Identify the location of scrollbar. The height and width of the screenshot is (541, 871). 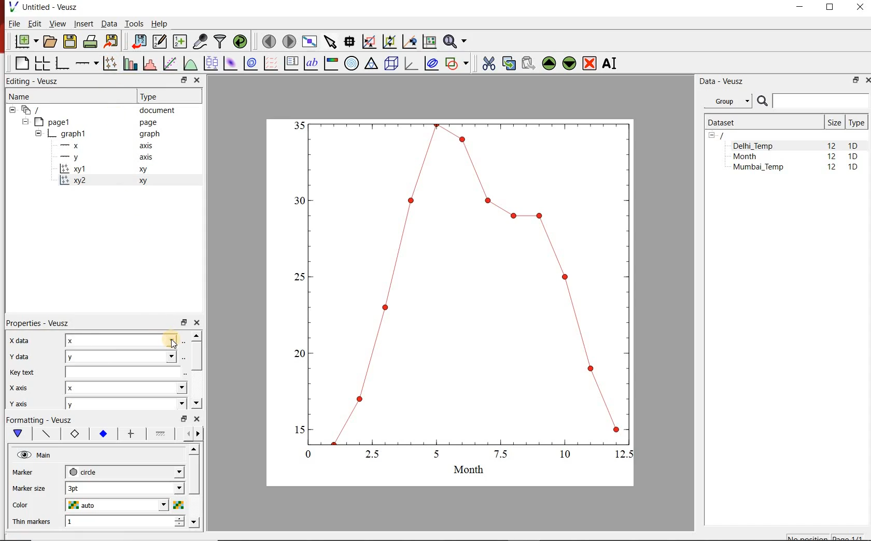
(196, 370).